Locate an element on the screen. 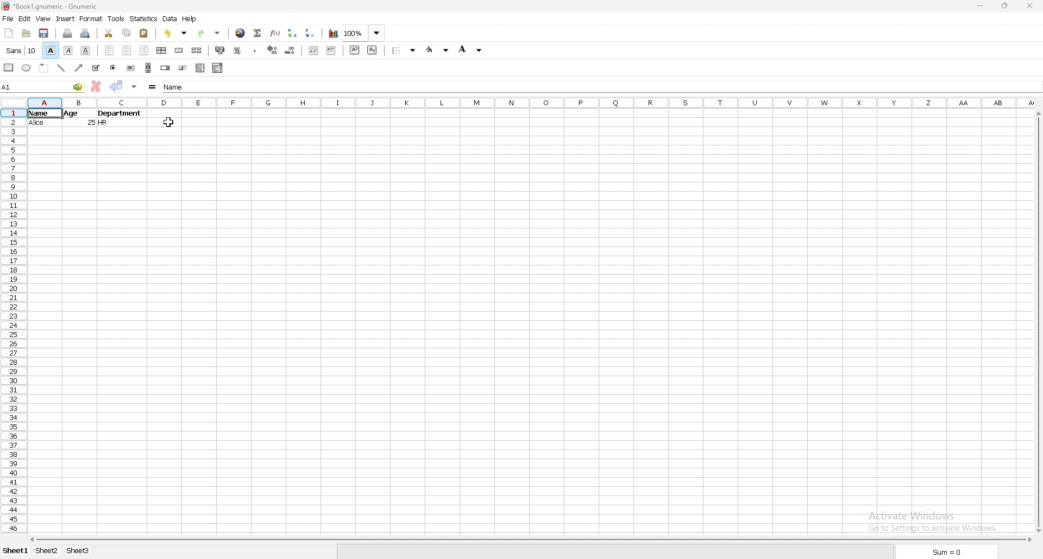 This screenshot has width=1043, height=559. selected cell is located at coordinates (600, 87).